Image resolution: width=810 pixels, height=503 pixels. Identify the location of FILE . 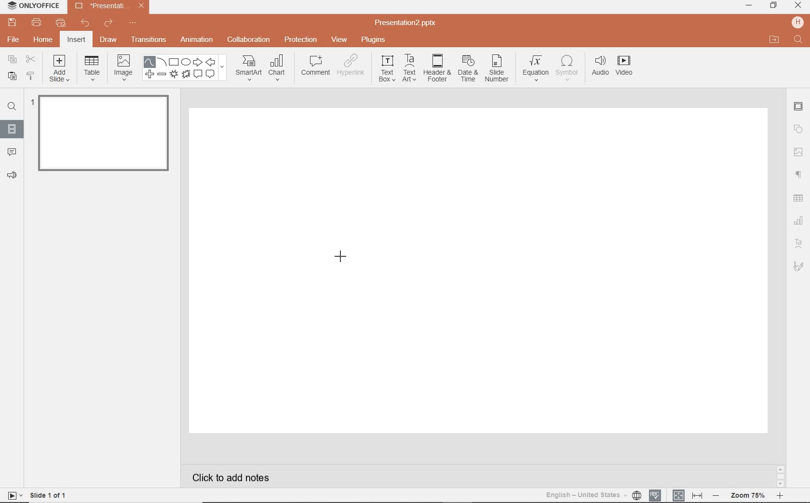
(14, 40).